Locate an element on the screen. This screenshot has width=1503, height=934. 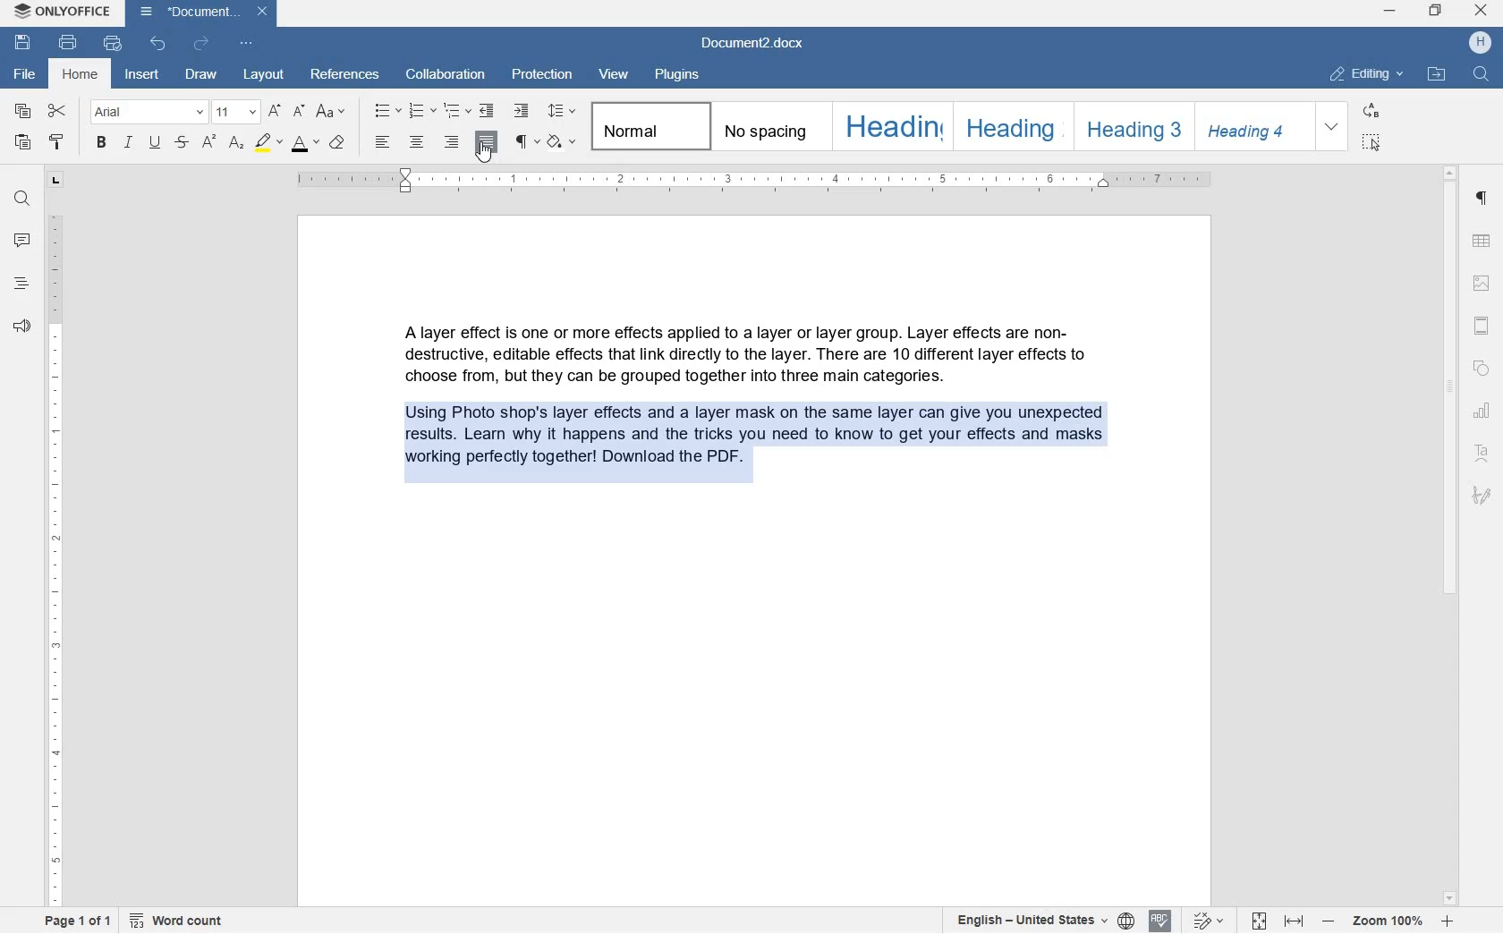
LAYOUT is located at coordinates (264, 72).